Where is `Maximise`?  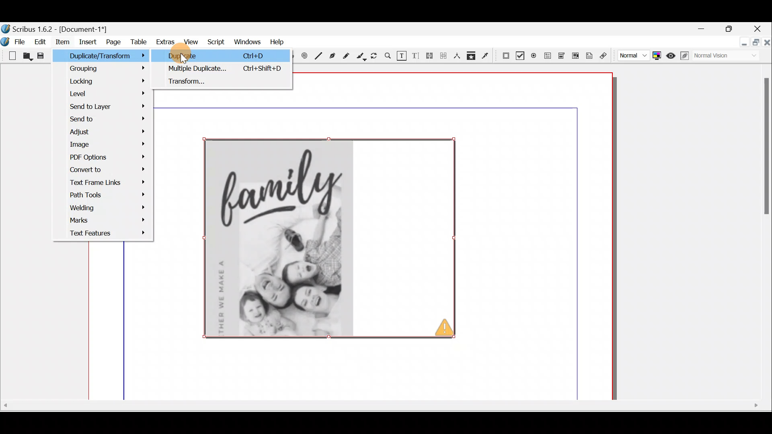
Maximise is located at coordinates (730, 29).